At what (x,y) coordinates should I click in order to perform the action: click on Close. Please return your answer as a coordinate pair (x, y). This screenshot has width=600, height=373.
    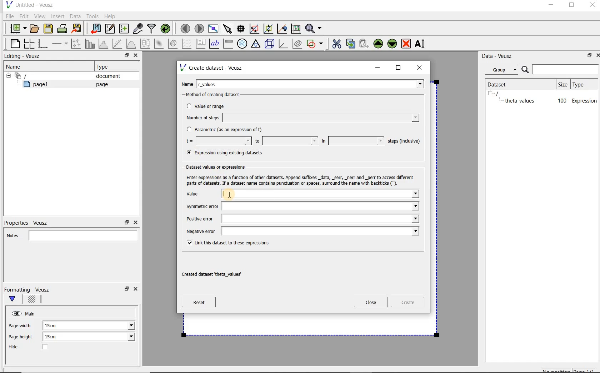
    Looking at the image, I should click on (135, 223).